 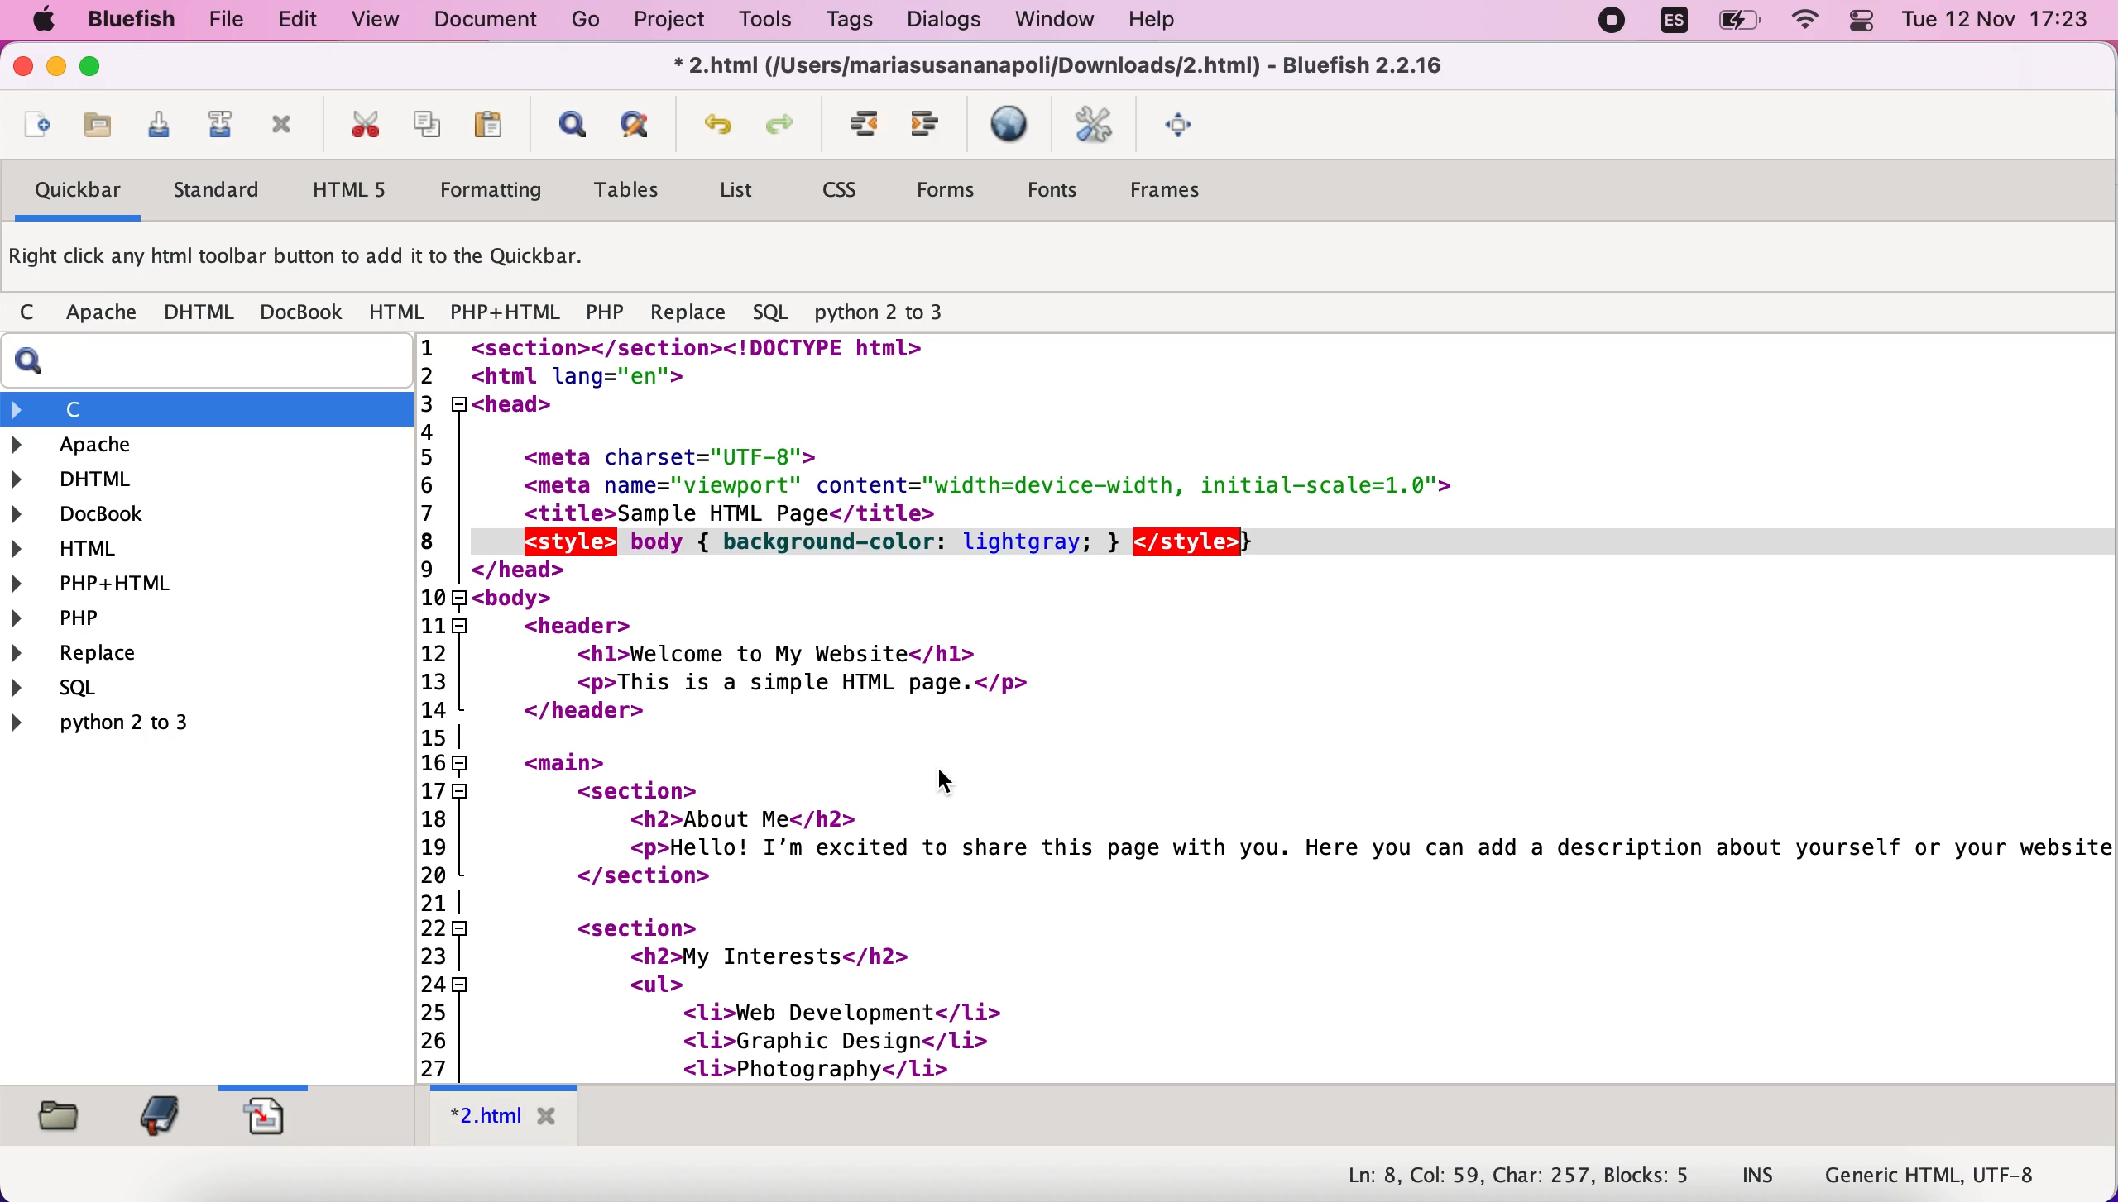 I want to click on cut, so click(x=368, y=125).